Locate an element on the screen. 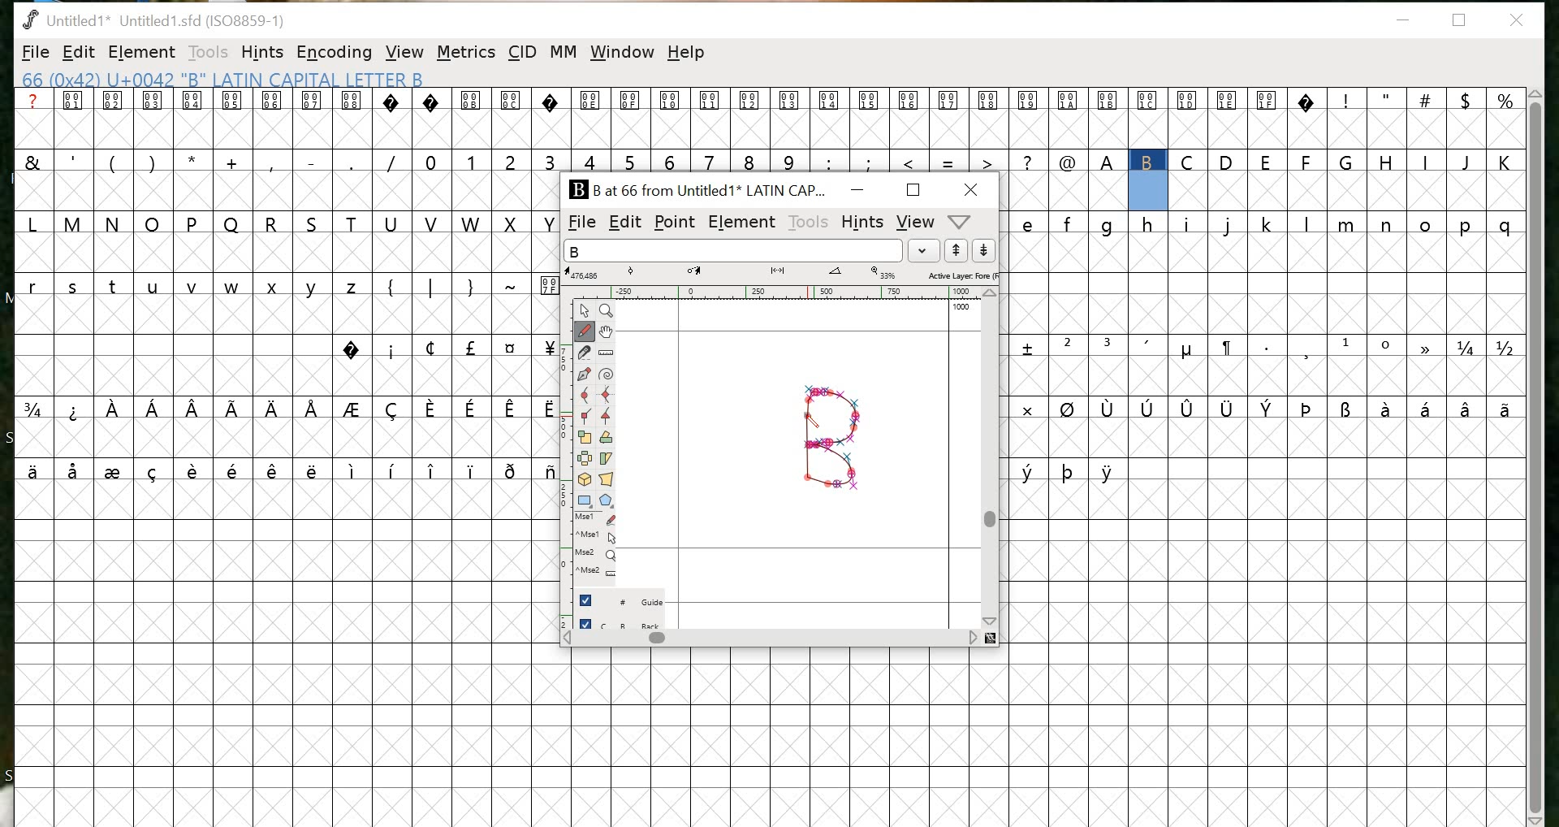 The width and height of the screenshot is (1559, 827). HV Curve is located at coordinates (607, 396).